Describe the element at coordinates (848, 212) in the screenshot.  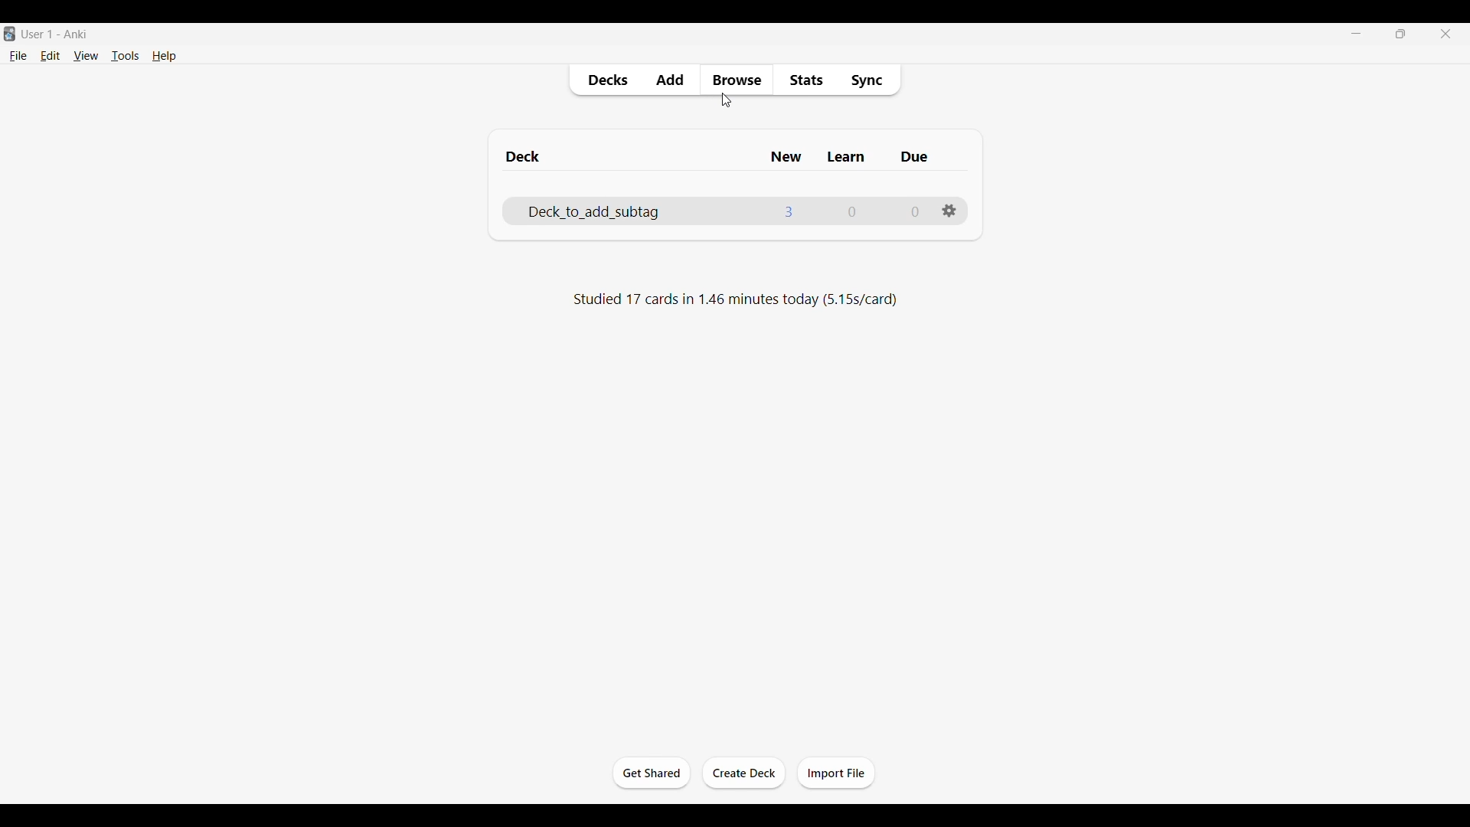
I see `Number of cards to learn` at that location.